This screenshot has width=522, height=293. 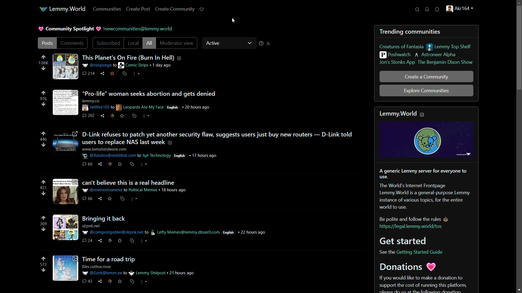 What do you see at coordinates (43, 93) in the screenshot?
I see `upvote` at bounding box center [43, 93].